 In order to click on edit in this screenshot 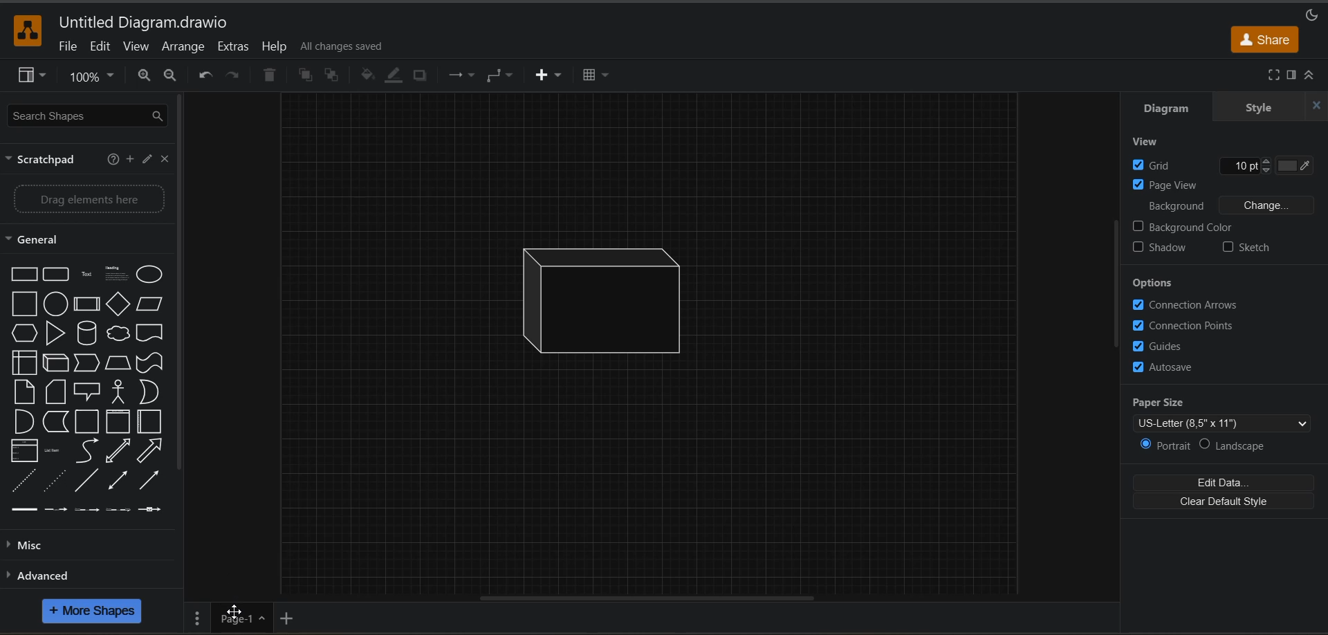, I will do `click(145, 160)`.